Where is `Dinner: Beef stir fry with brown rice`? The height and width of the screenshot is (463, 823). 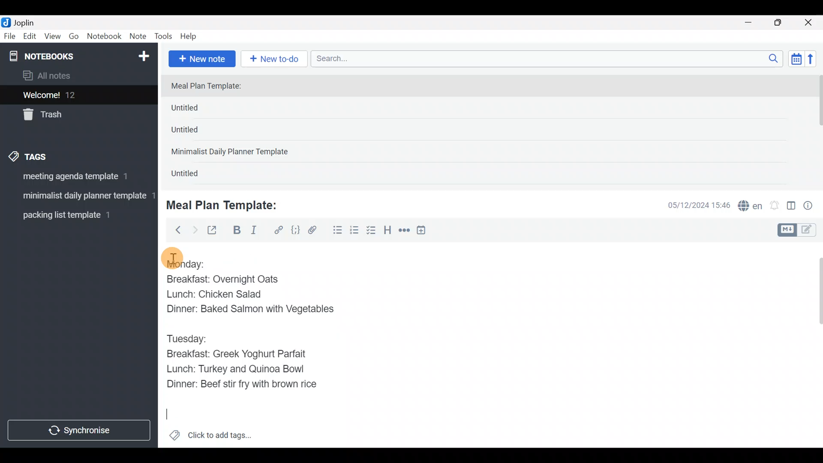
Dinner: Beef stir fry with brown rice is located at coordinates (240, 385).